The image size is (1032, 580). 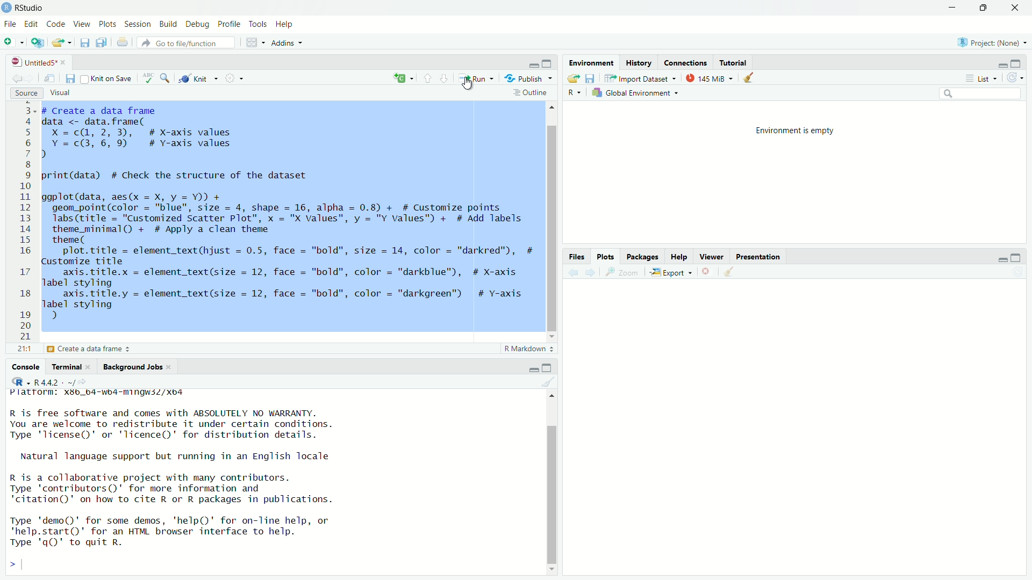 What do you see at coordinates (85, 42) in the screenshot?
I see `Save current document` at bounding box center [85, 42].